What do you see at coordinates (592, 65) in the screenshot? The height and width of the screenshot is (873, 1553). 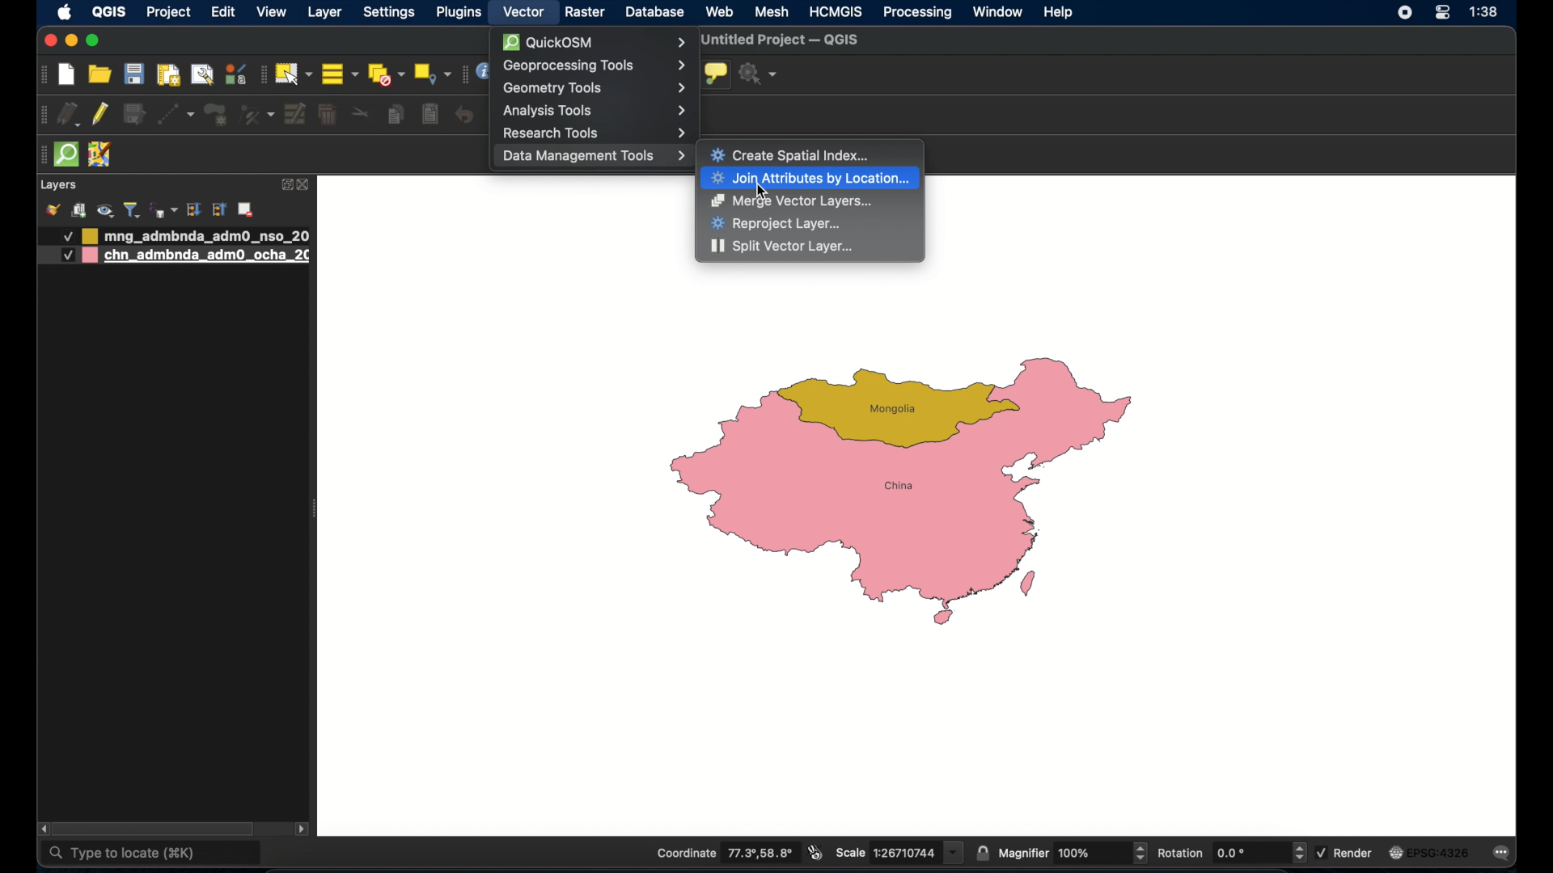 I see `Geoprocessing Tools` at bounding box center [592, 65].